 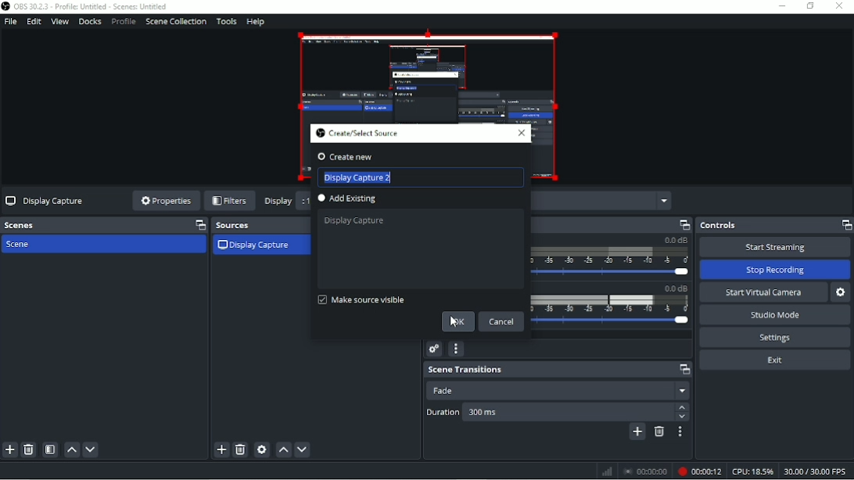 What do you see at coordinates (360, 299) in the screenshot?
I see `Make source visible` at bounding box center [360, 299].